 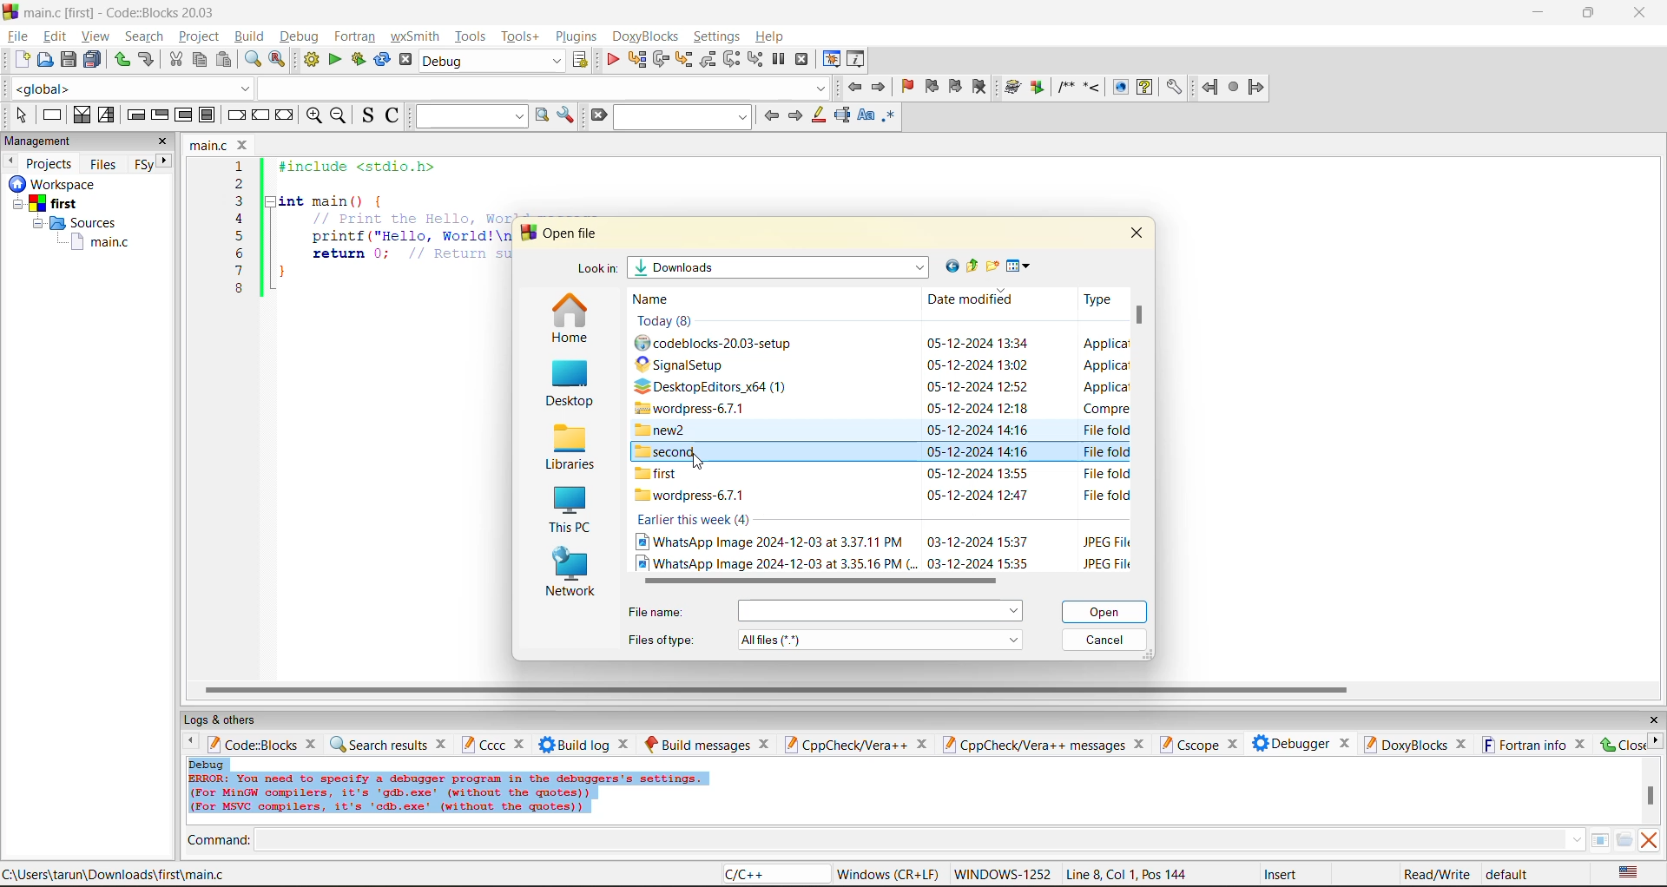 I want to click on 7, so click(x=239, y=271).